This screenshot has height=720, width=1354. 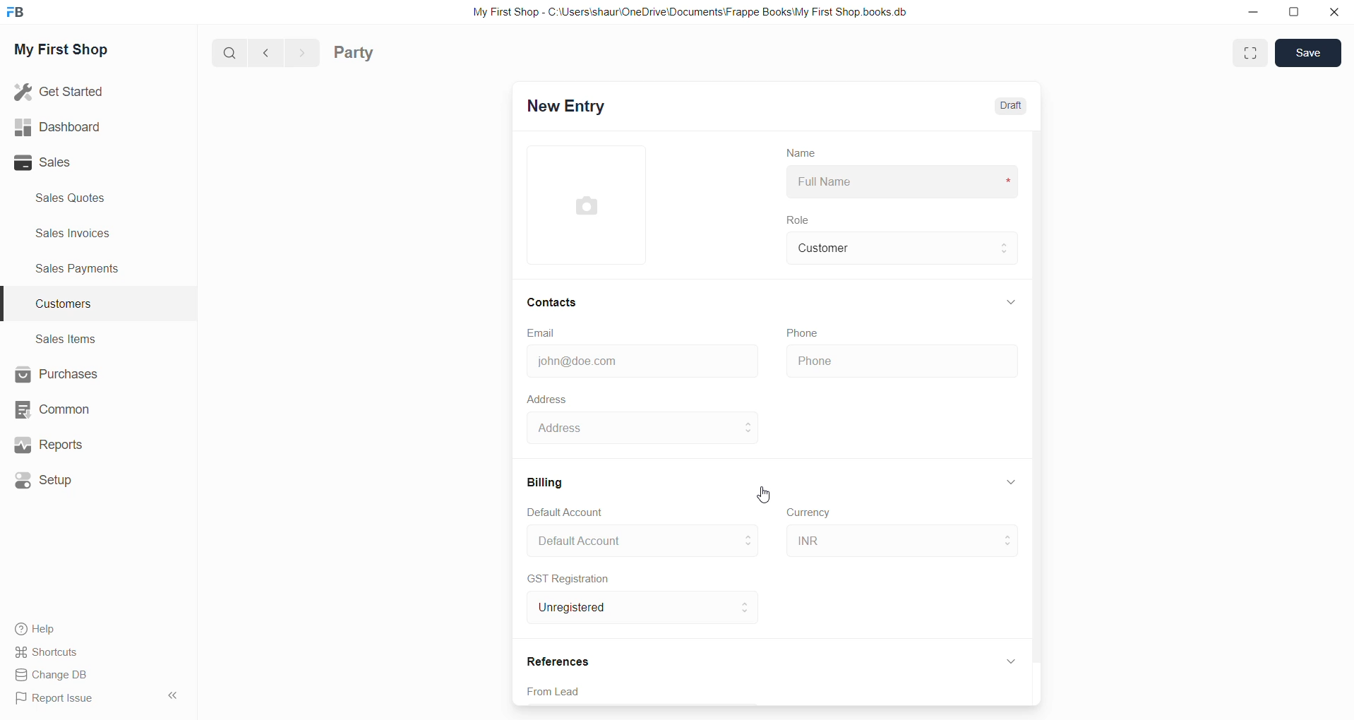 What do you see at coordinates (84, 271) in the screenshot?
I see `sales payments` at bounding box center [84, 271].